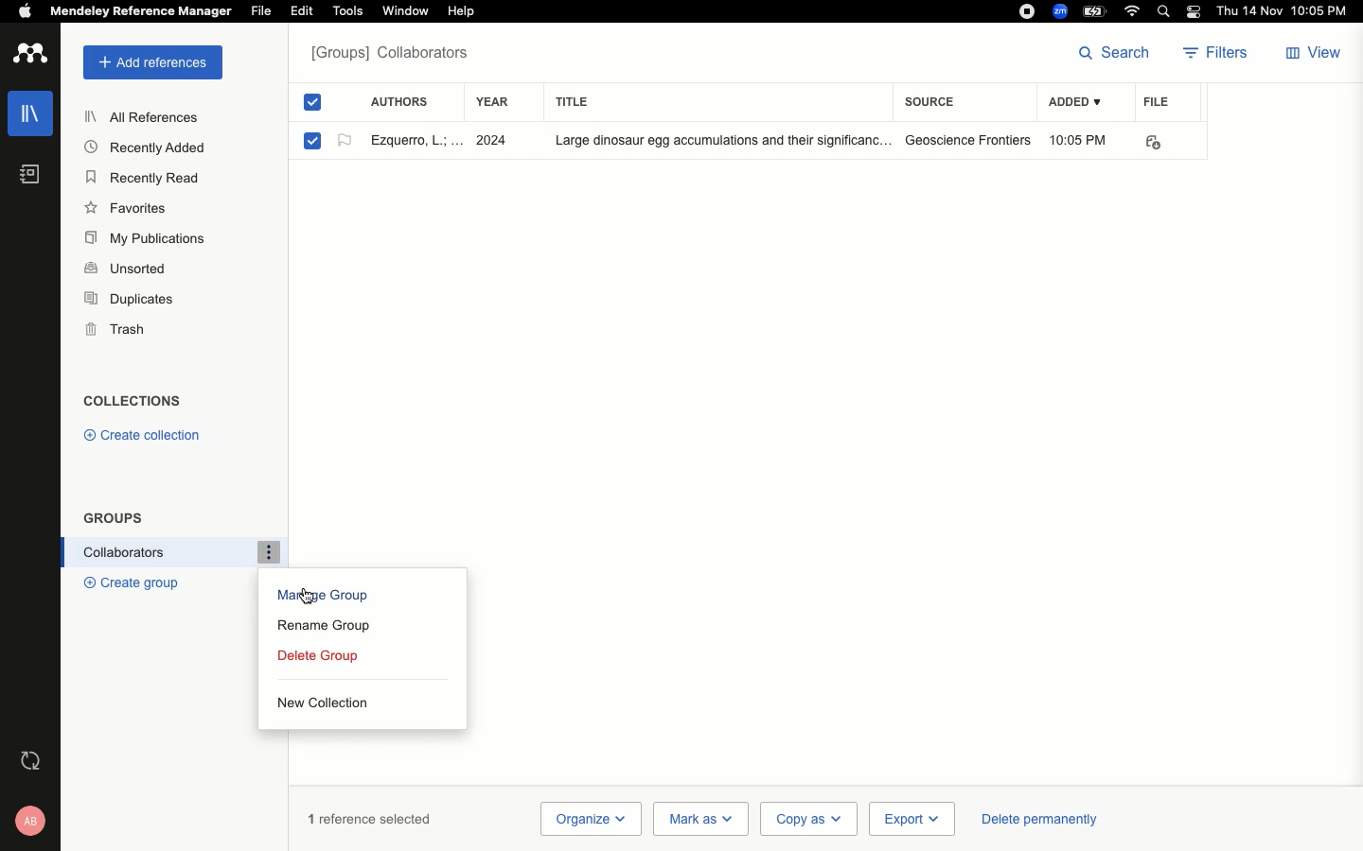 The width and height of the screenshot is (1363, 851). Describe the element at coordinates (935, 101) in the screenshot. I see `Source` at that location.